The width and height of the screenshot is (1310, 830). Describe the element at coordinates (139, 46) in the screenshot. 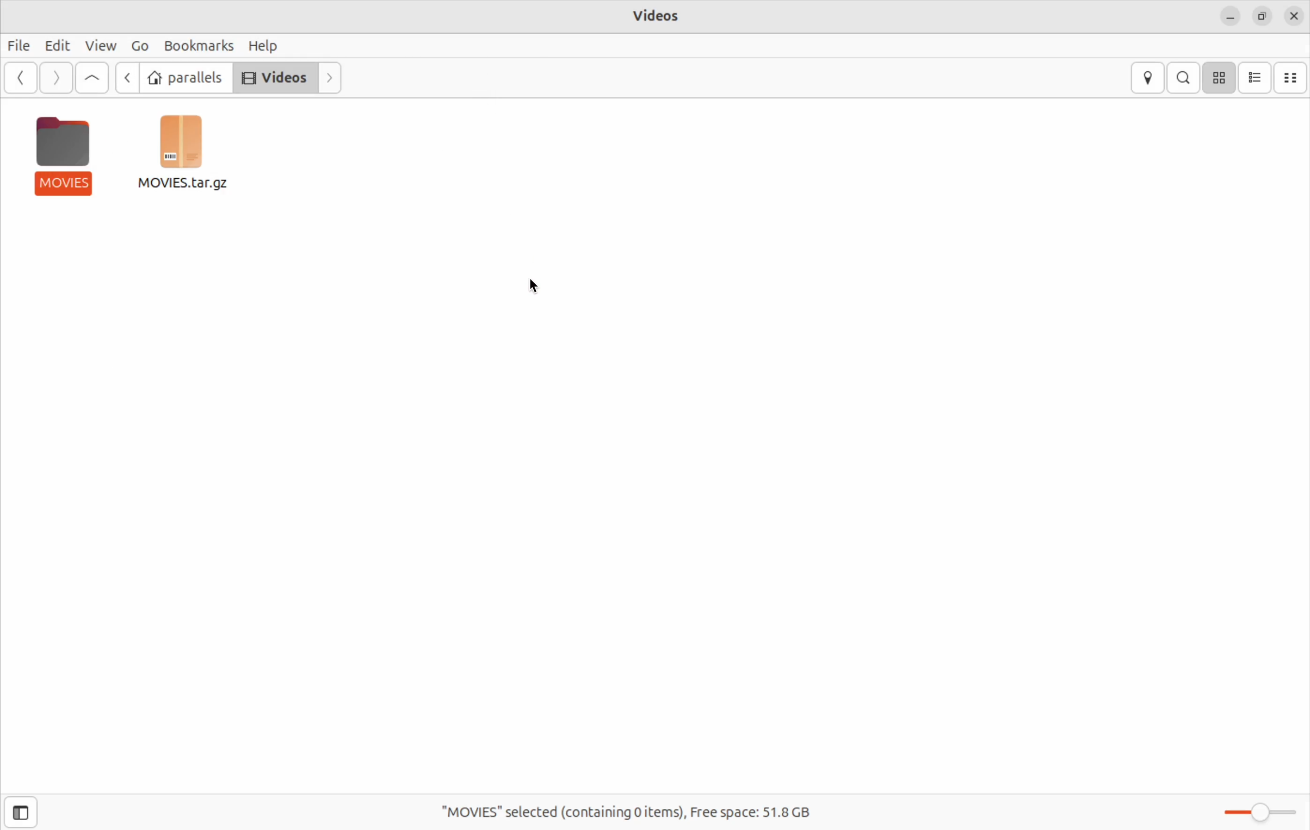

I see `GO` at that location.